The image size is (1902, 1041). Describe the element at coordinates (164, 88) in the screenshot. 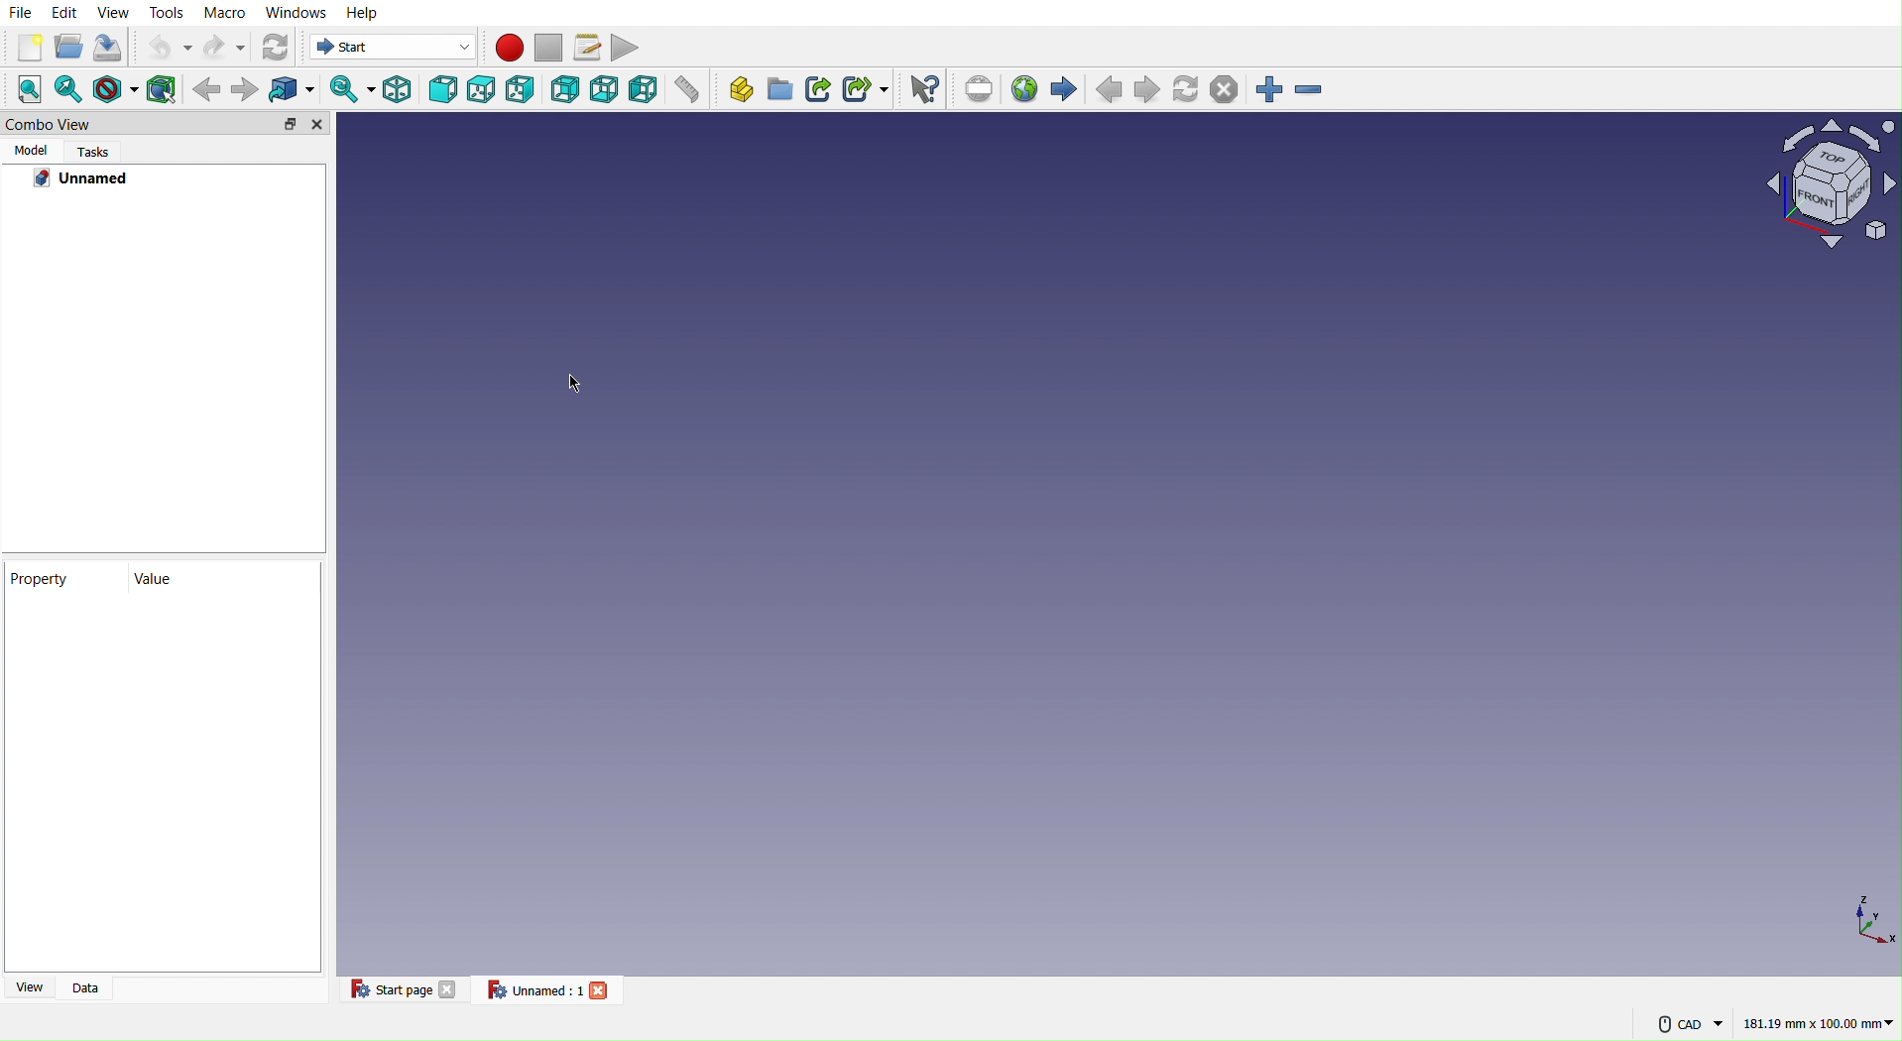

I see `Show selection bounding box` at that location.